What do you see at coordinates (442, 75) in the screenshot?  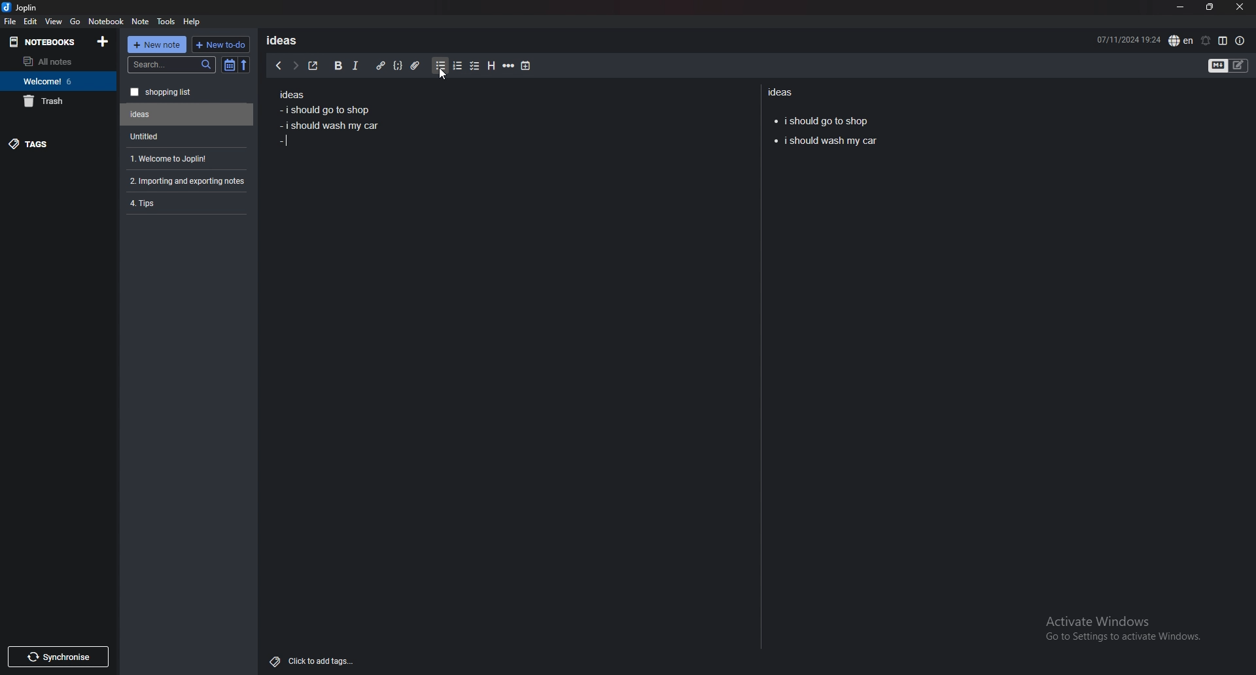 I see `cursor` at bounding box center [442, 75].